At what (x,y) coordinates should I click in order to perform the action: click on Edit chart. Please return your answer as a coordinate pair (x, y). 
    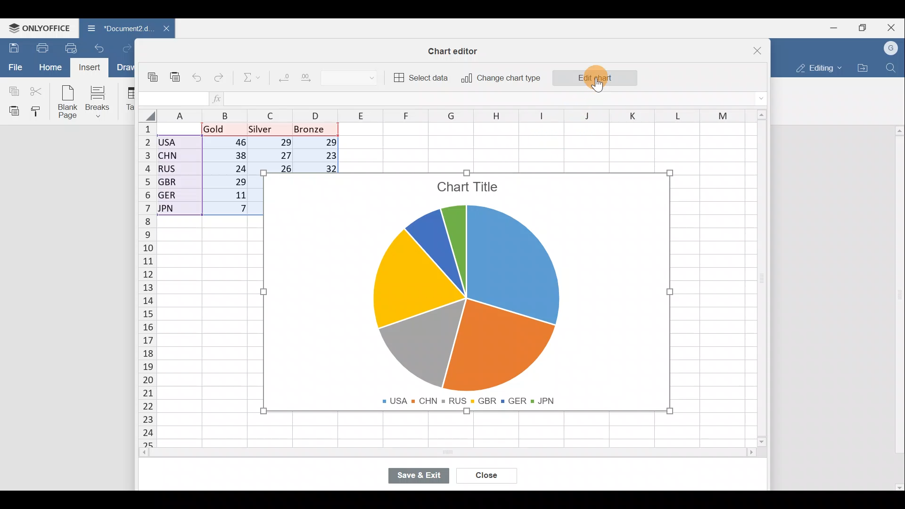
    Looking at the image, I should click on (596, 77).